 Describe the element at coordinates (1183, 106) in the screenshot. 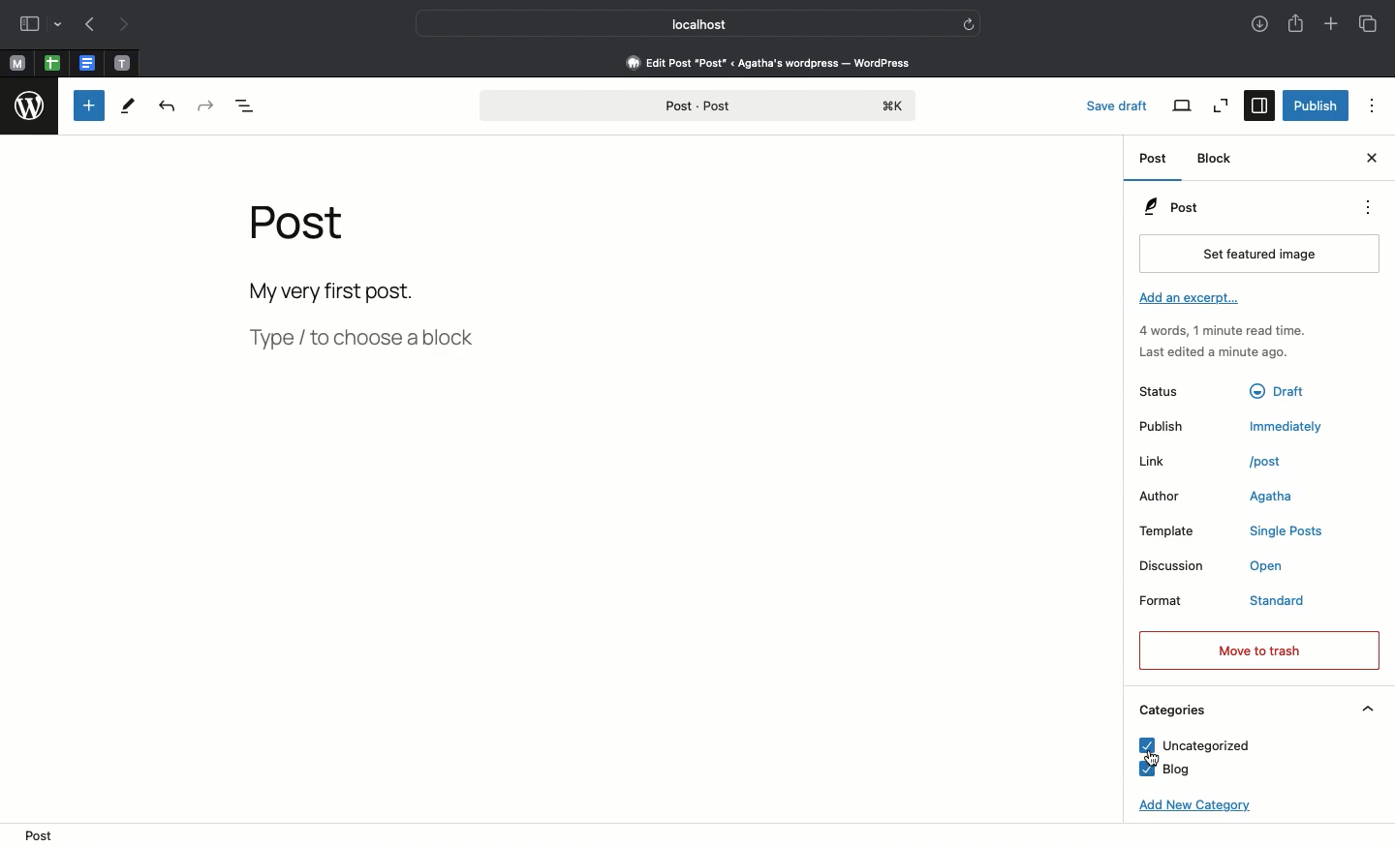

I see `View` at that location.